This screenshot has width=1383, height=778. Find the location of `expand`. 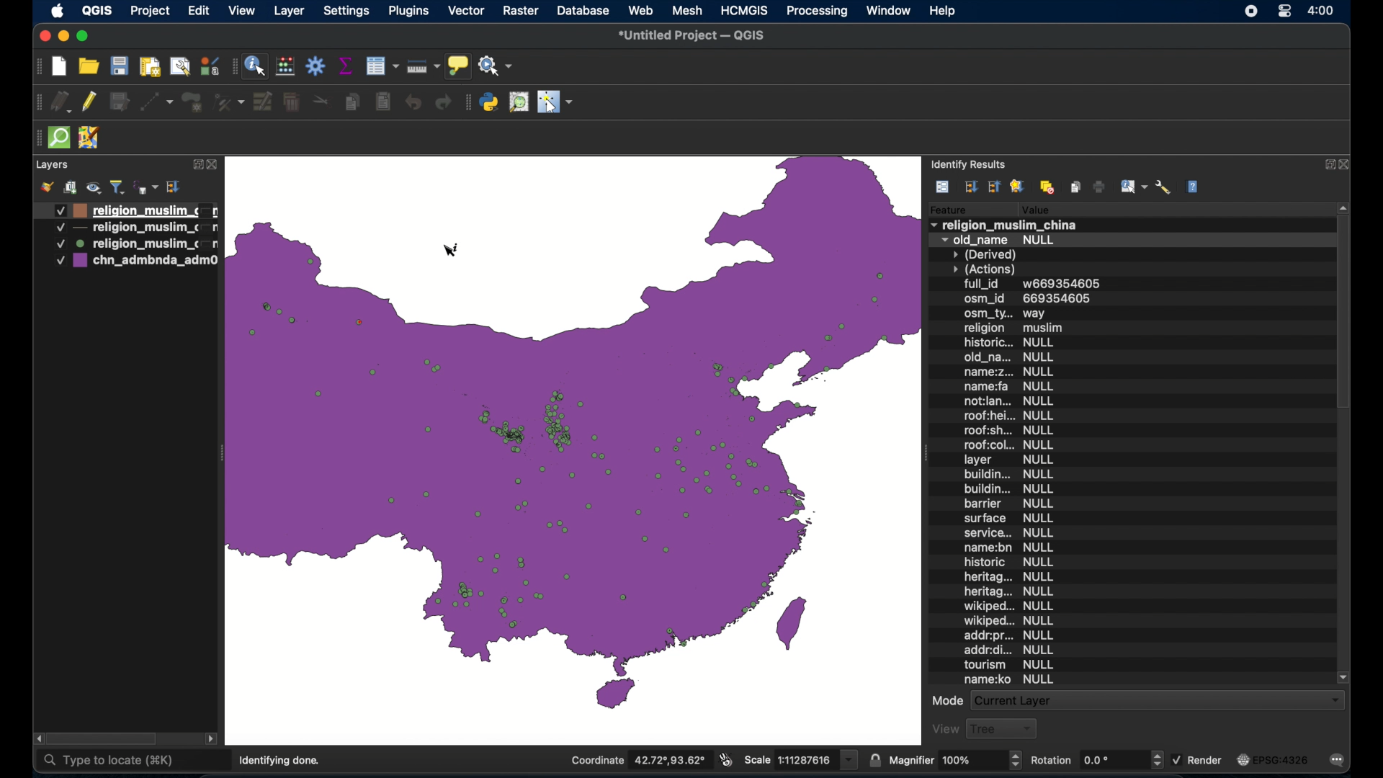

expand is located at coordinates (972, 185).